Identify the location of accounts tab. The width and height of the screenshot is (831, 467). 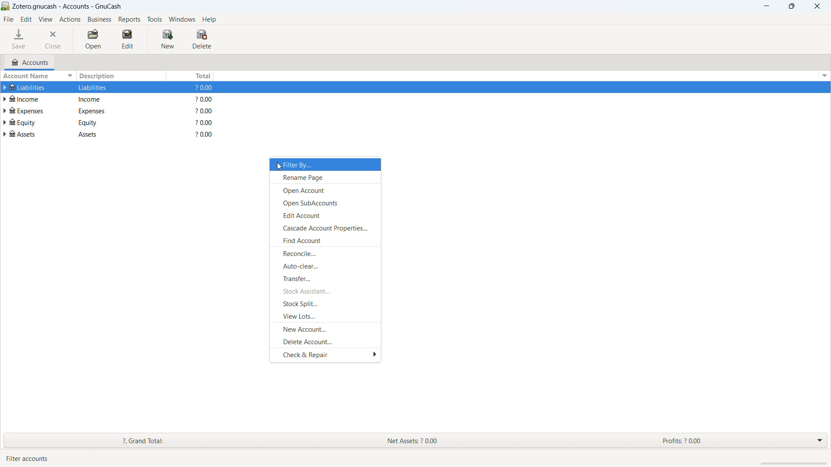
(30, 62).